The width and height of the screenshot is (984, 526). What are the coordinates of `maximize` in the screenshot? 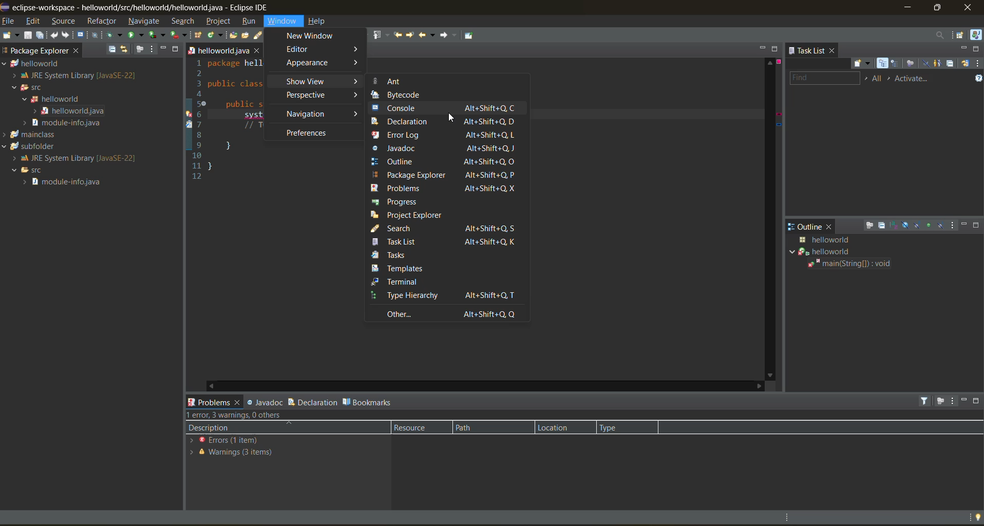 It's located at (776, 49).